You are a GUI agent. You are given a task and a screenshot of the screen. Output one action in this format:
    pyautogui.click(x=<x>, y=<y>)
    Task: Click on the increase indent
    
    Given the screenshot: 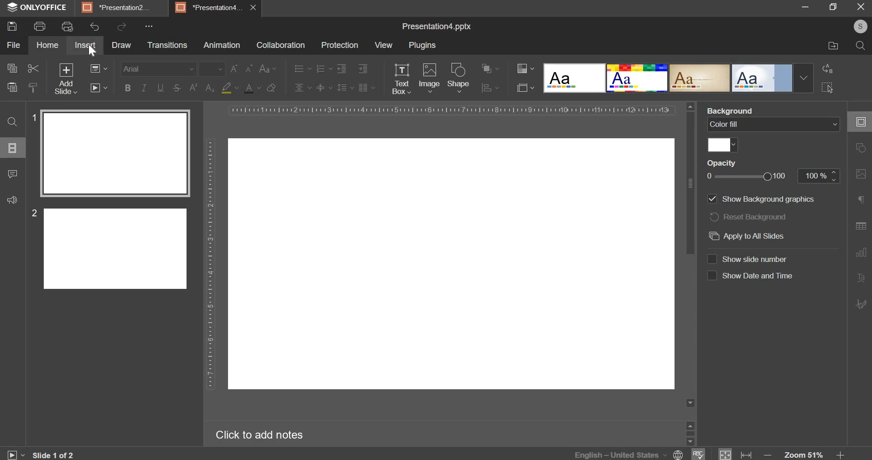 What is the action you would take?
    pyautogui.click(x=363, y=68)
    